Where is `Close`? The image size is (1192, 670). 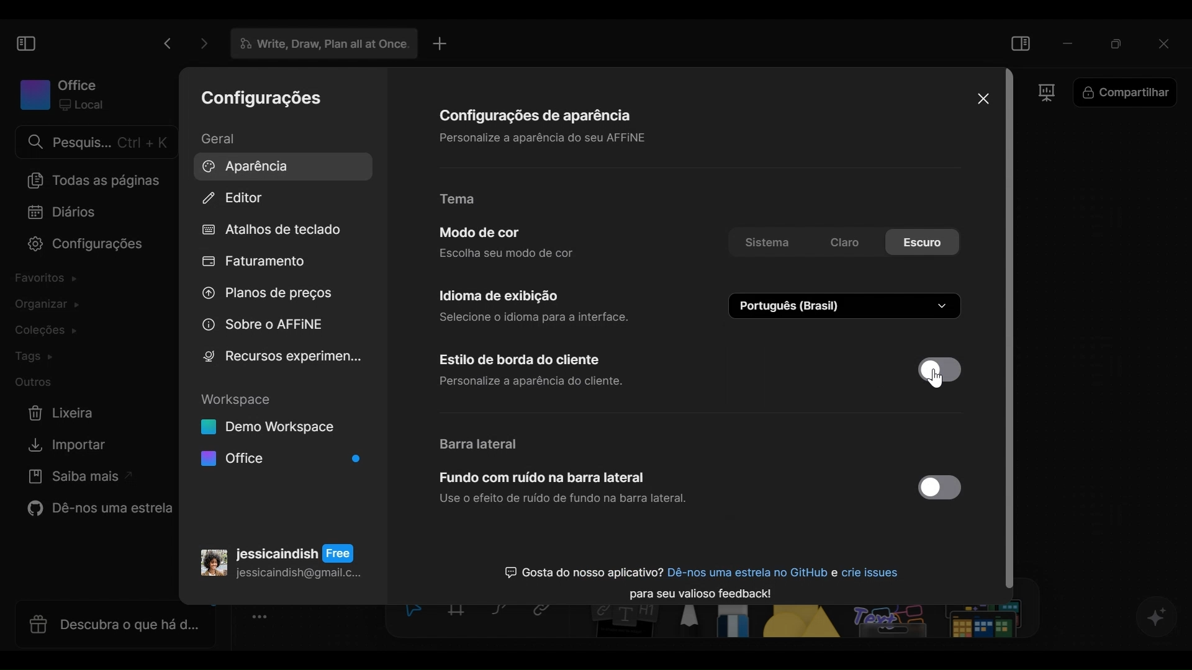
Close is located at coordinates (1167, 42).